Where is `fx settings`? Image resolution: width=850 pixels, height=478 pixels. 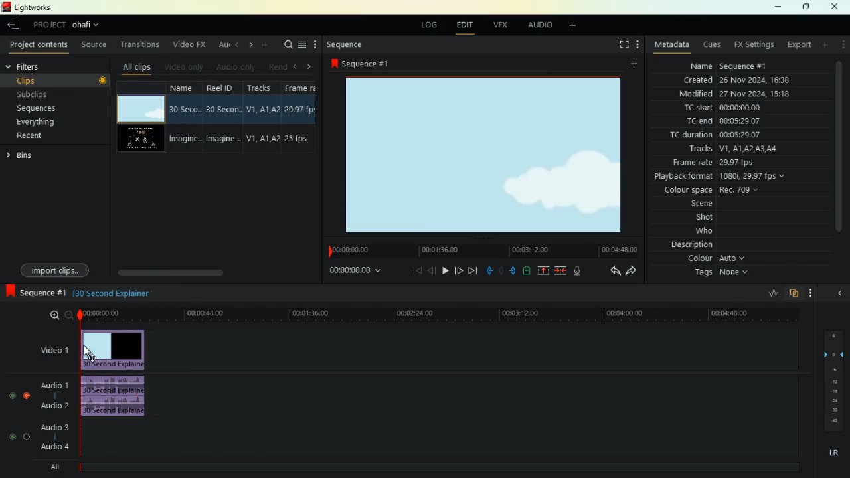 fx settings is located at coordinates (753, 45).